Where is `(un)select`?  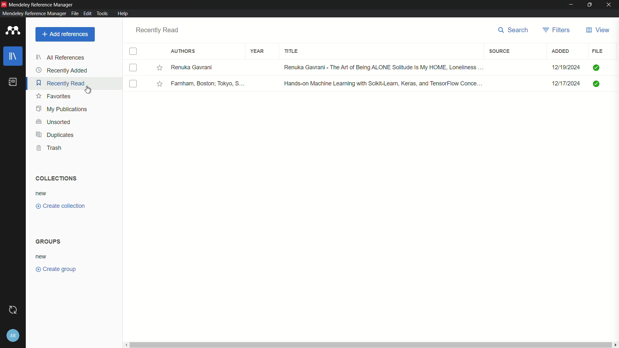
(un)select is located at coordinates (133, 68).